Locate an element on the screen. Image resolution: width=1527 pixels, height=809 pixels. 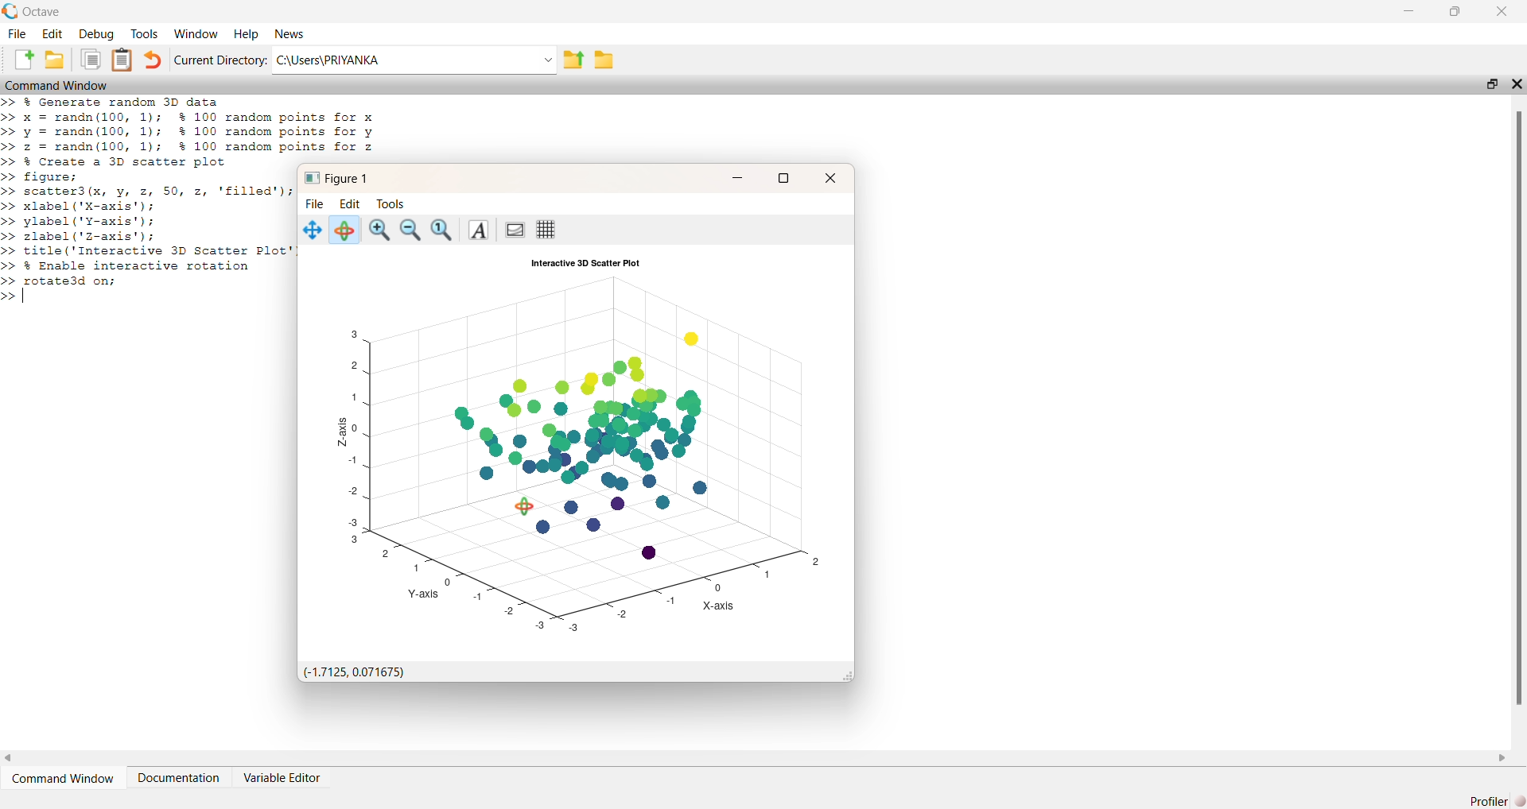
zoom in is located at coordinates (379, 231).